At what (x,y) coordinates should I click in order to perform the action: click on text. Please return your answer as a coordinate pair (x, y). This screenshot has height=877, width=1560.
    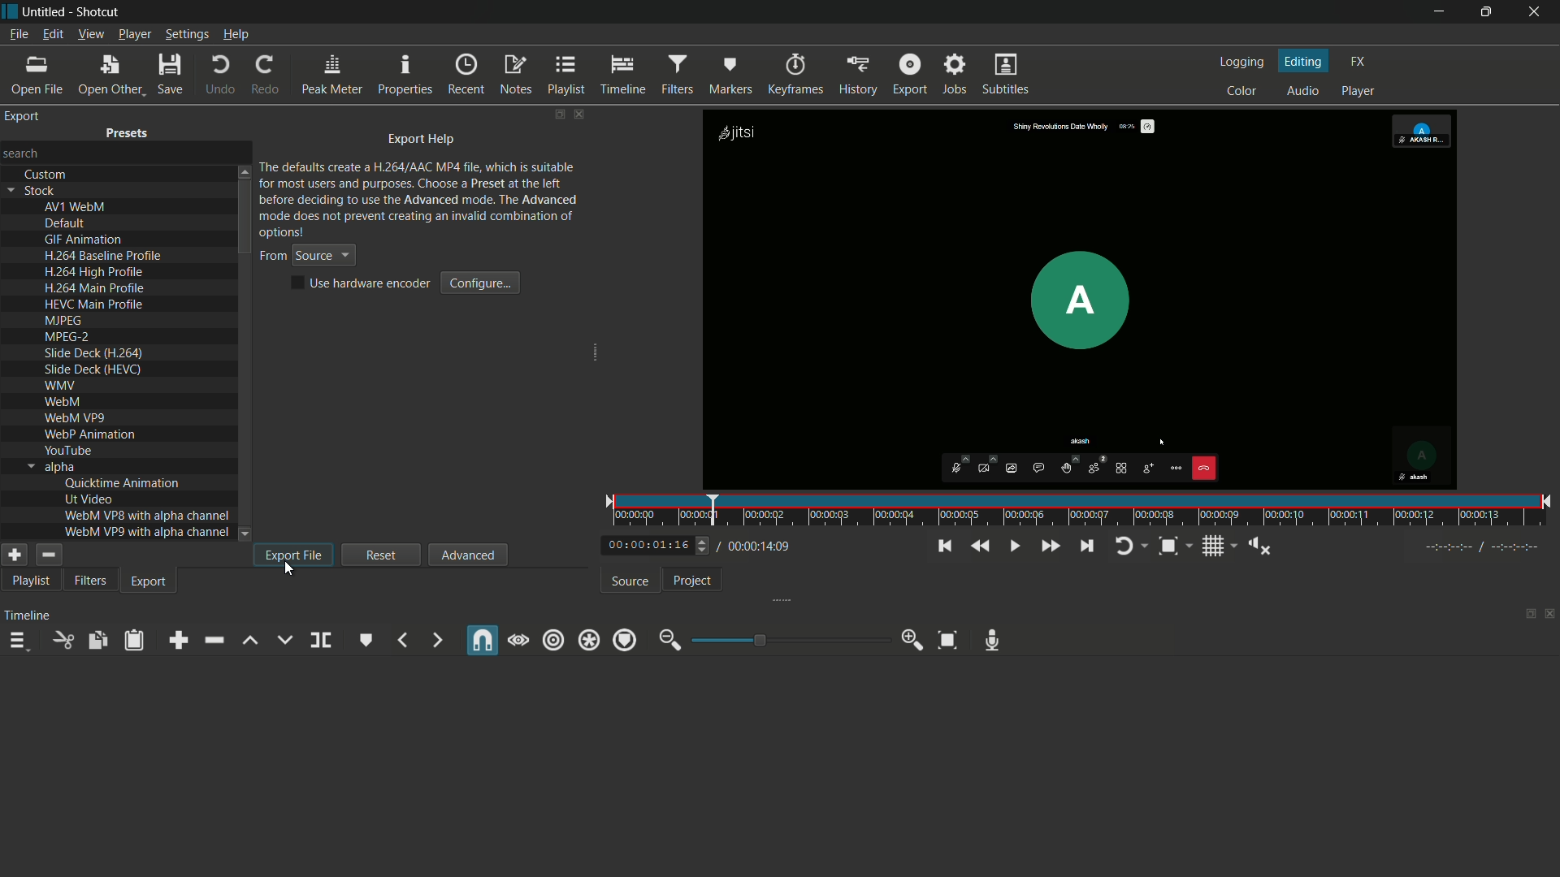
    Looking at the image, I should click on (94, 434).